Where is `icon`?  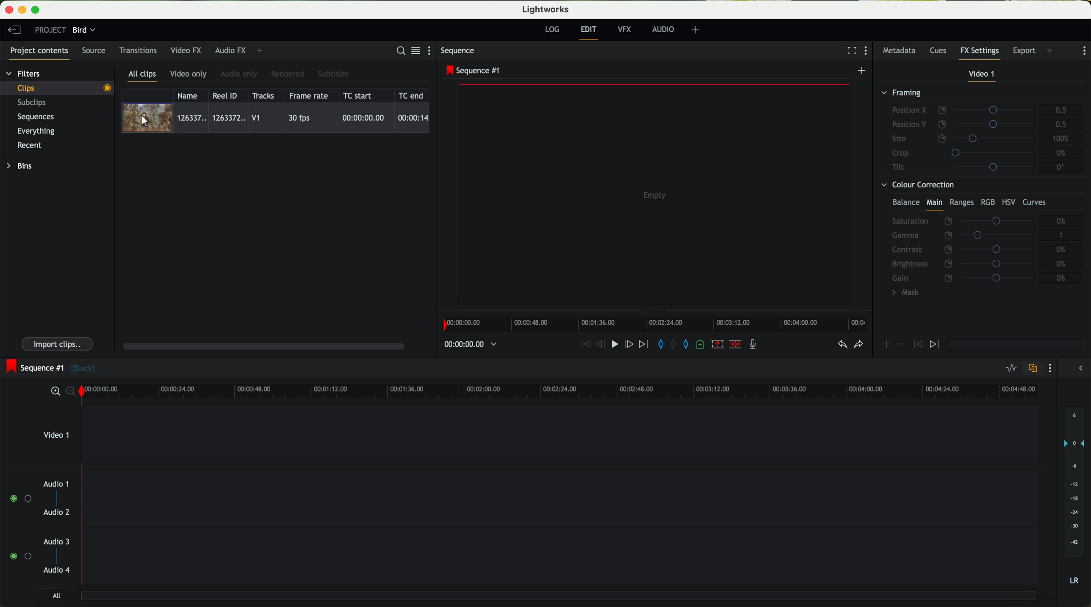 icon is located at coordinates (886, 345).